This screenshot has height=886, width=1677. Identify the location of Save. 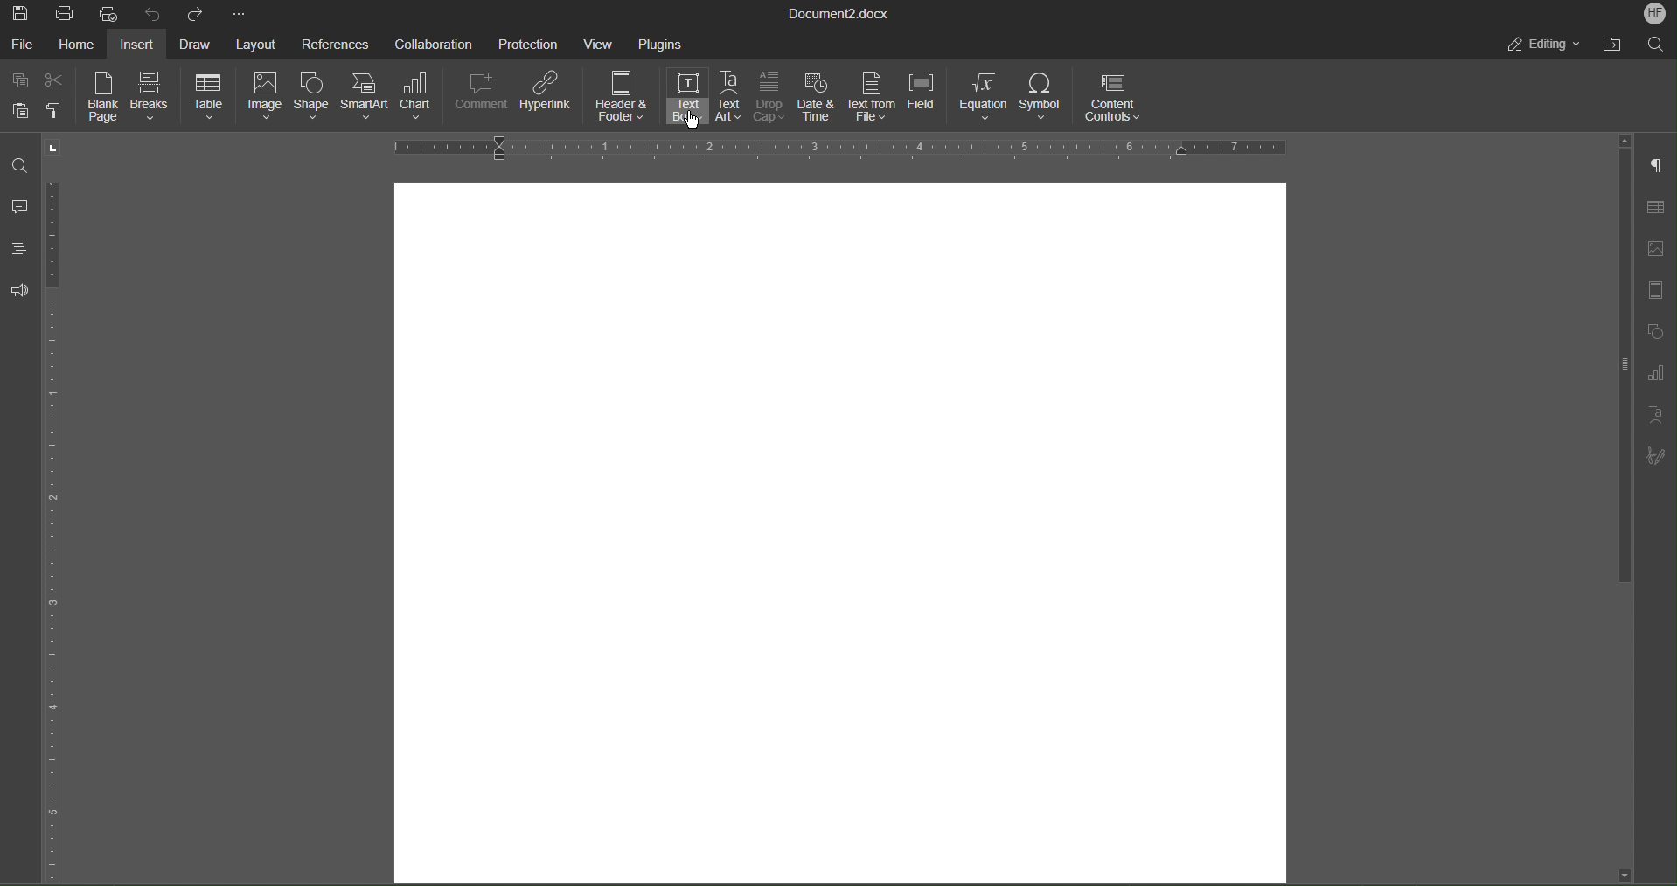
(23, 12).